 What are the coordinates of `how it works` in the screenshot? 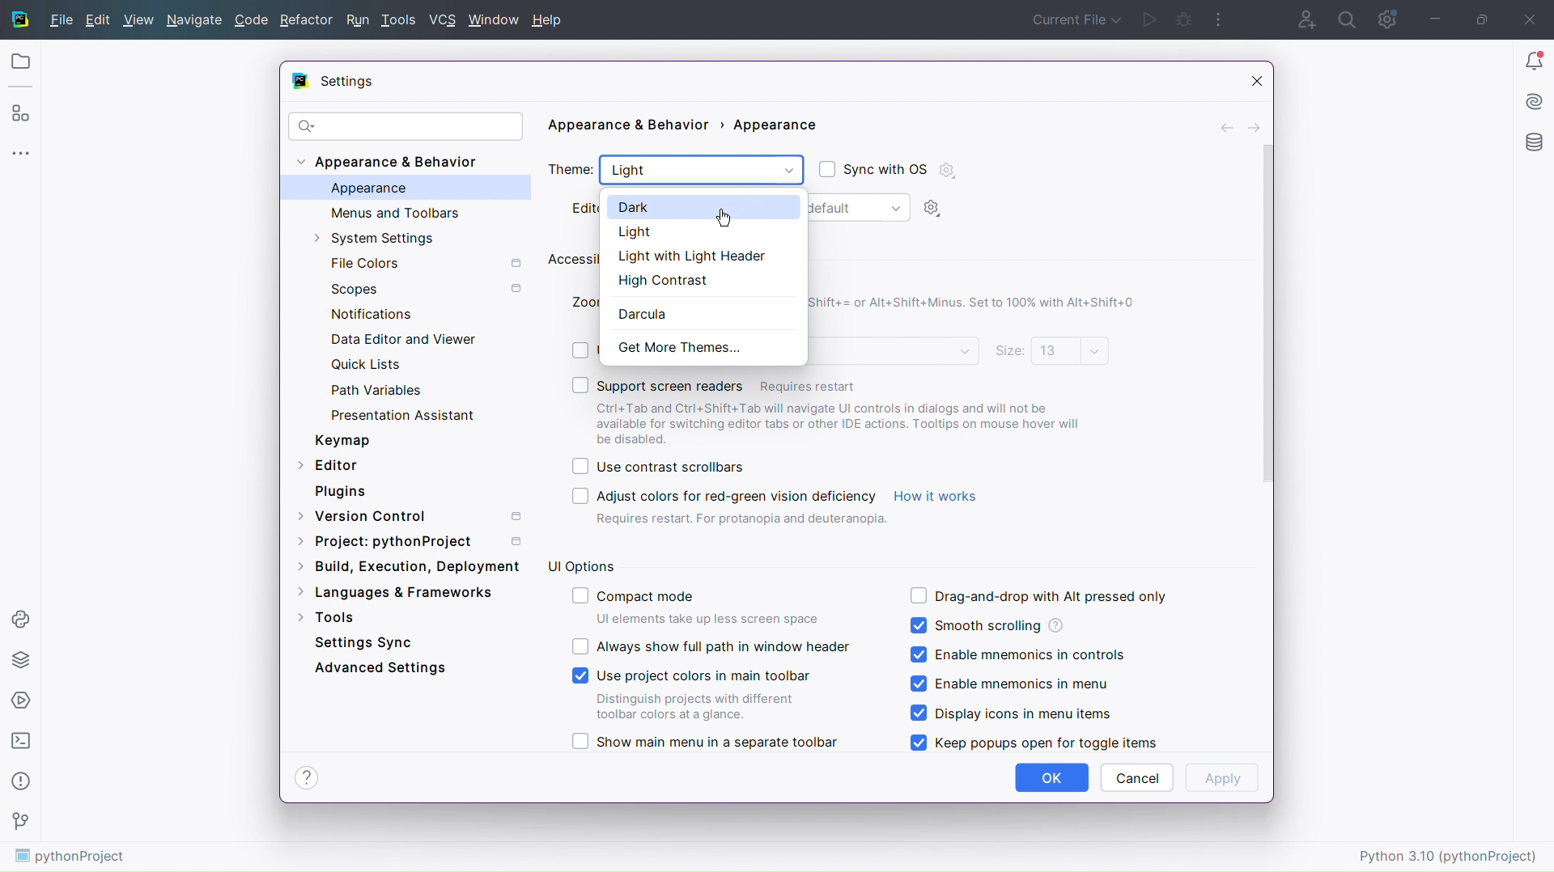 It's located at (936, 496).